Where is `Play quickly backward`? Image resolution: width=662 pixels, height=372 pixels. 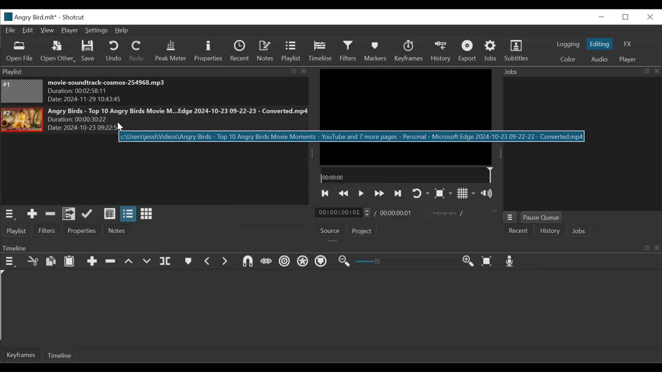
Play quickly backward is located at coordinates (344, 194).